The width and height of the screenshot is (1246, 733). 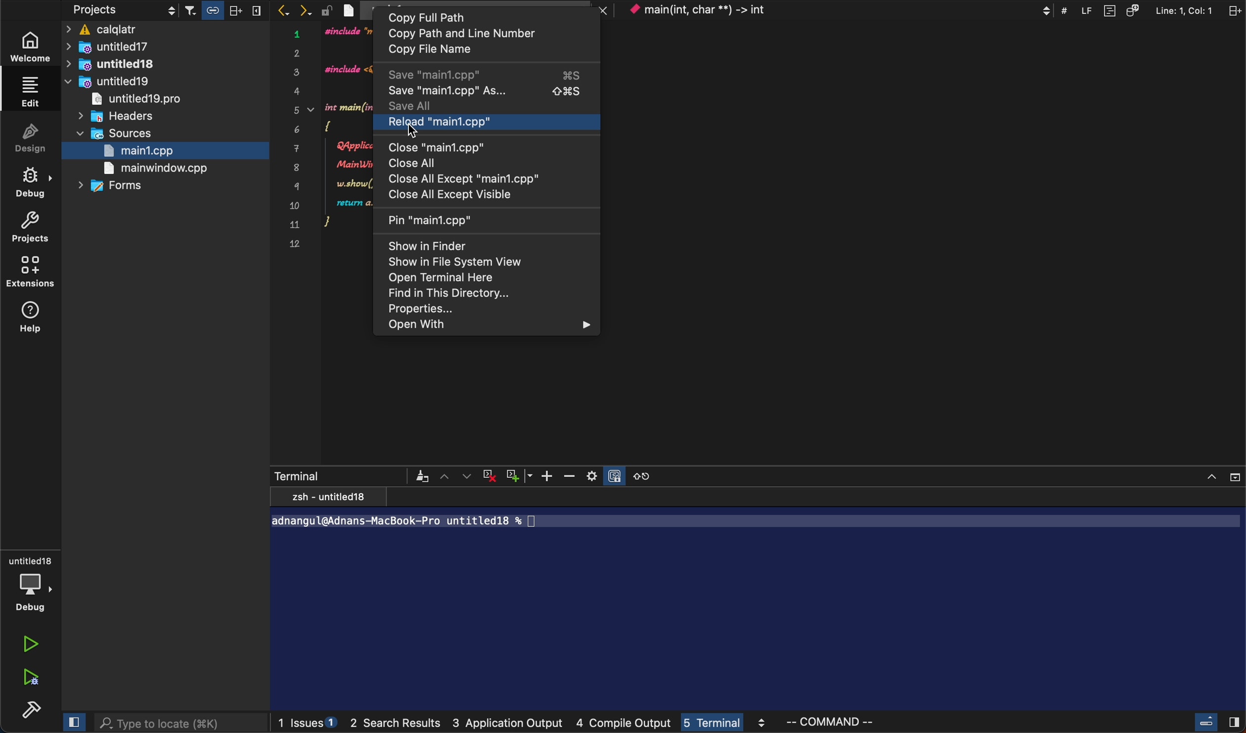 What do you see at coordinates (426, 106) in the screenshot?
I see `save all` at bounding box center [426, 106].